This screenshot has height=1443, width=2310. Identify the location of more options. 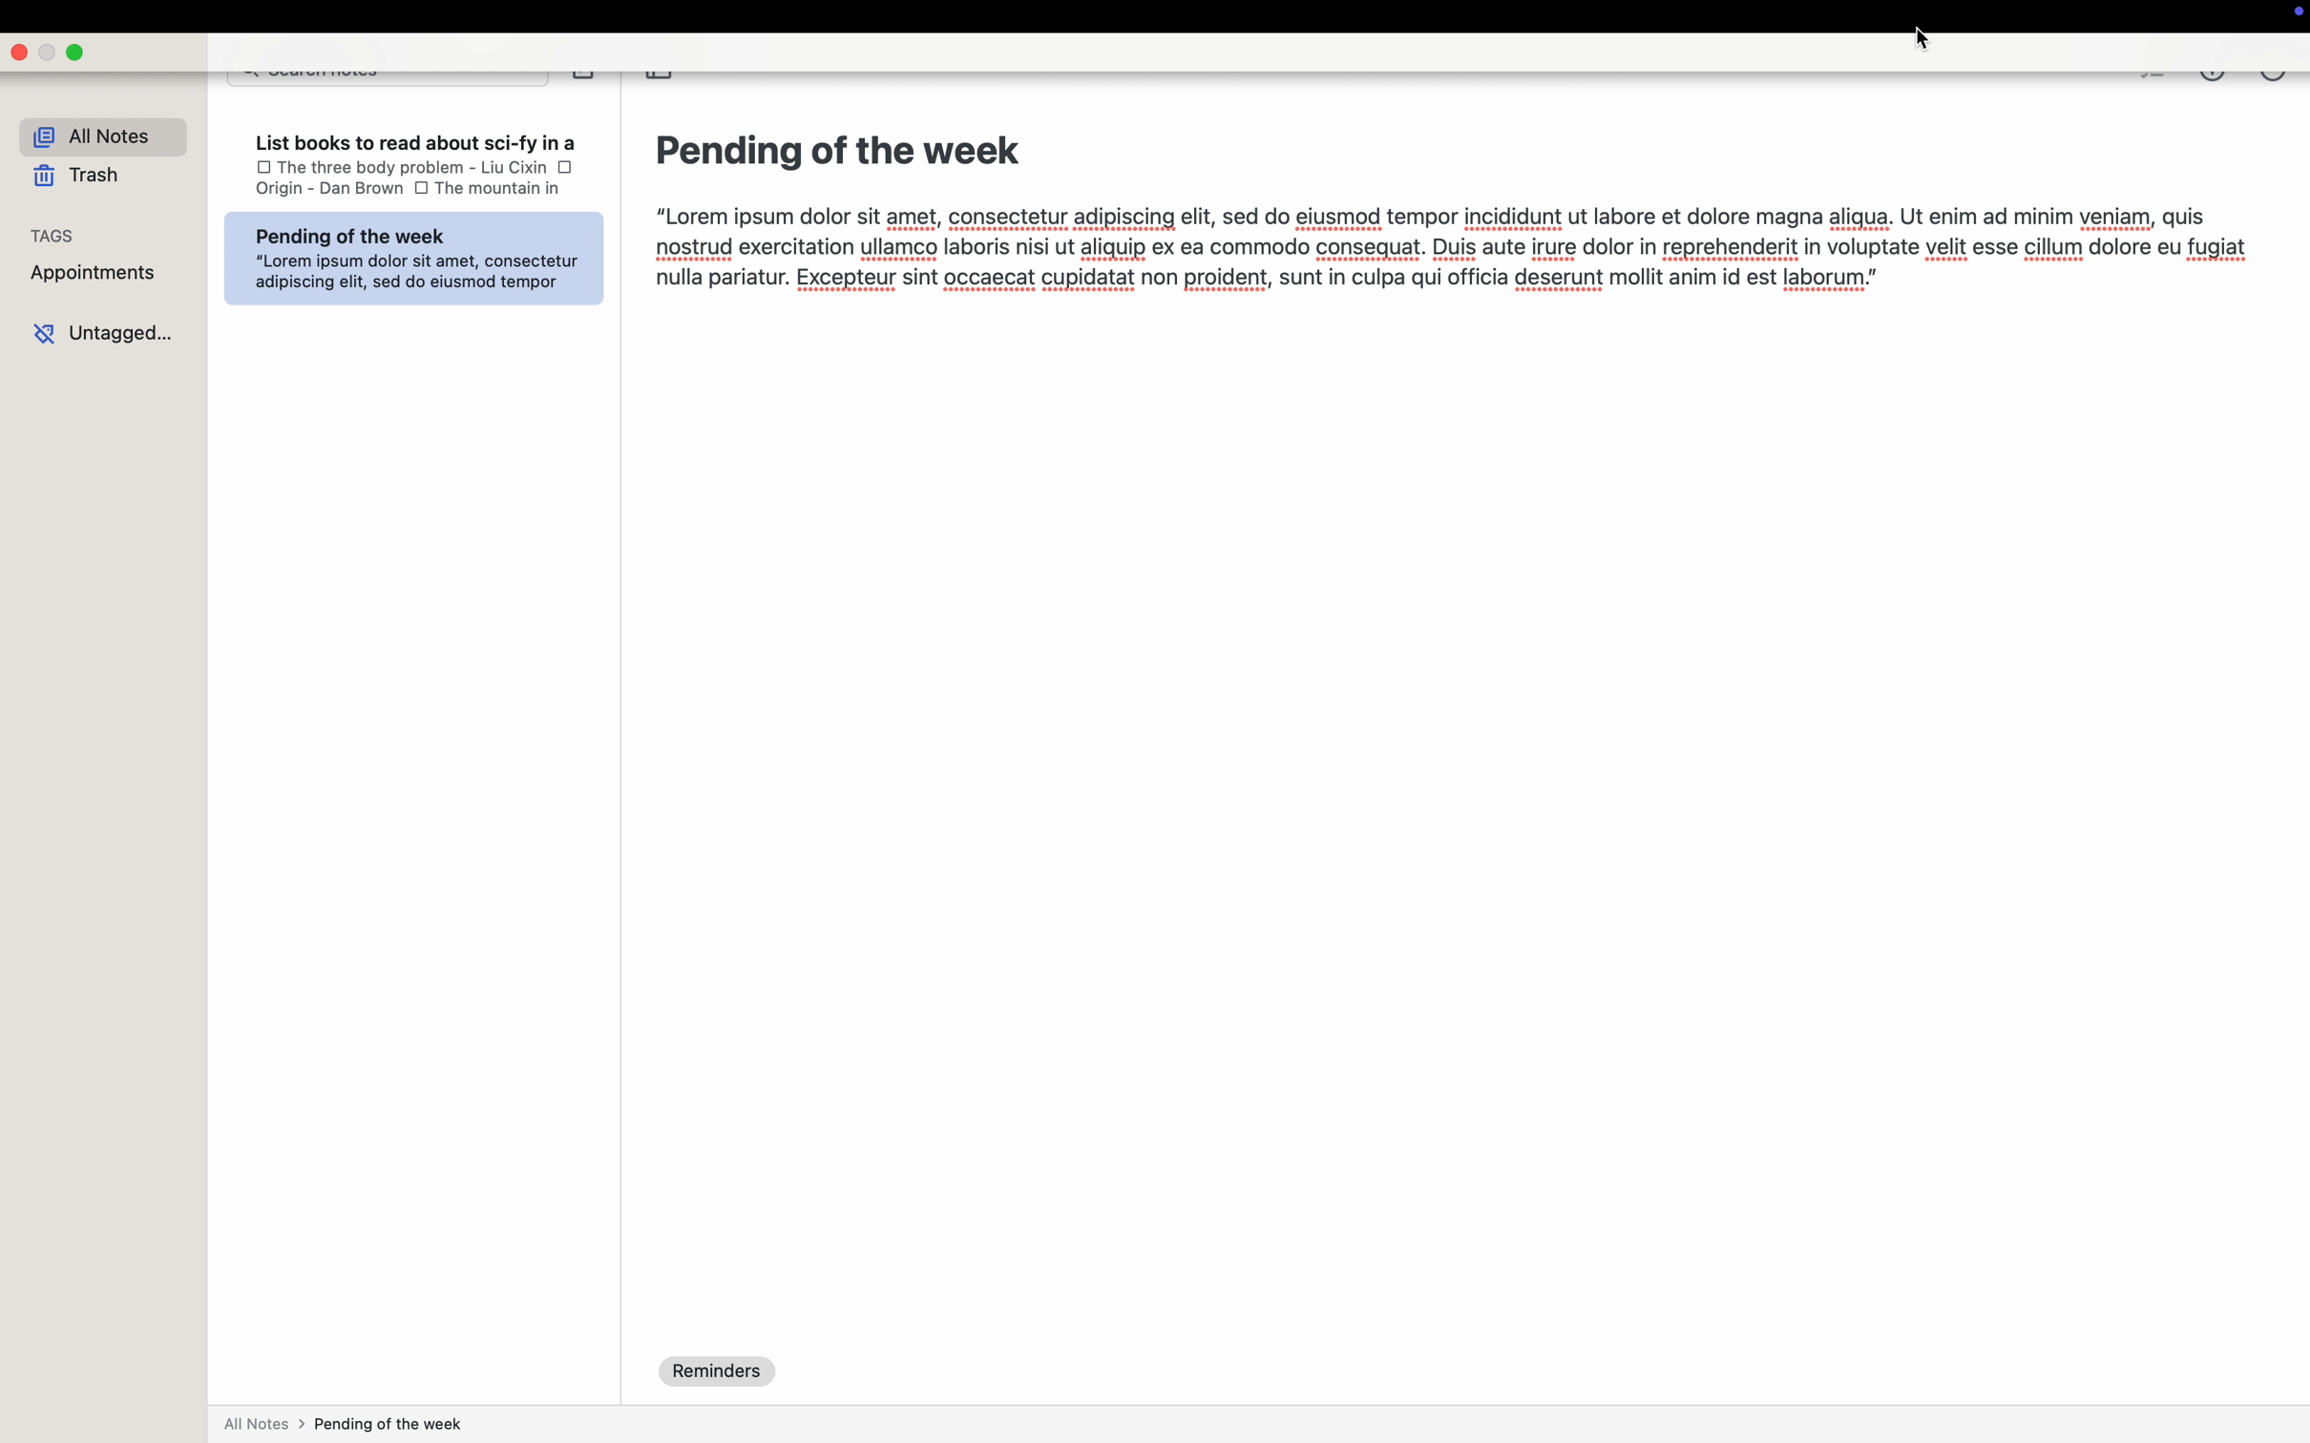
(2274, 80).